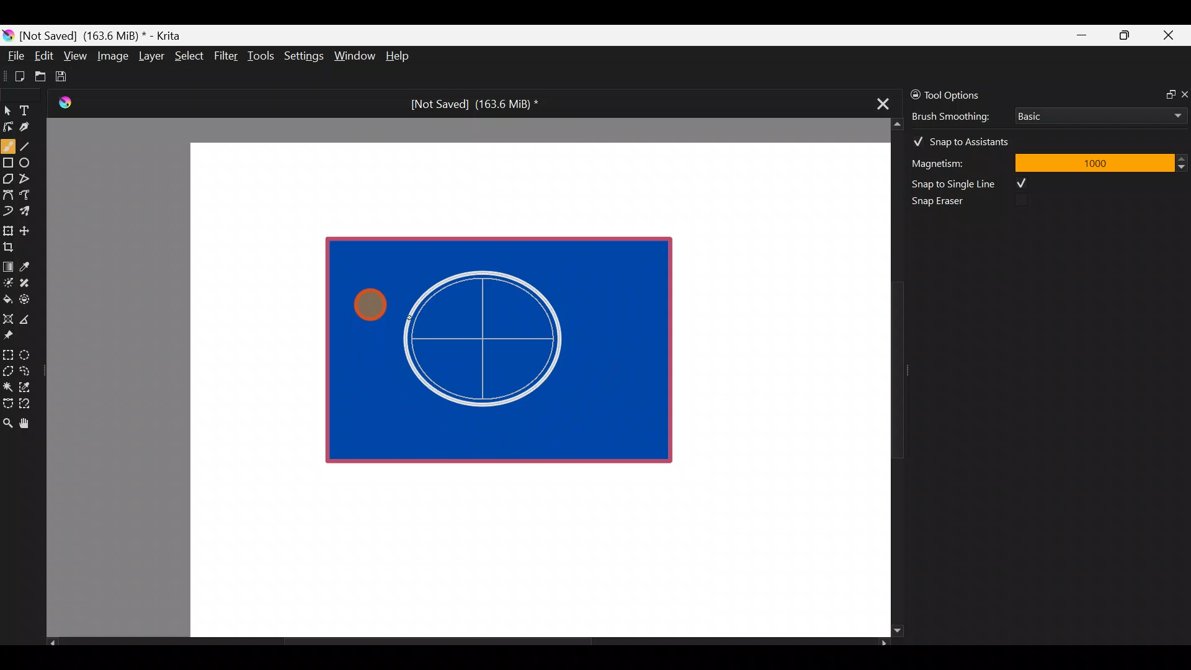  Describe the element at coordinates (63, 102) in the screenshot. I see `Krita Logo` at that location.